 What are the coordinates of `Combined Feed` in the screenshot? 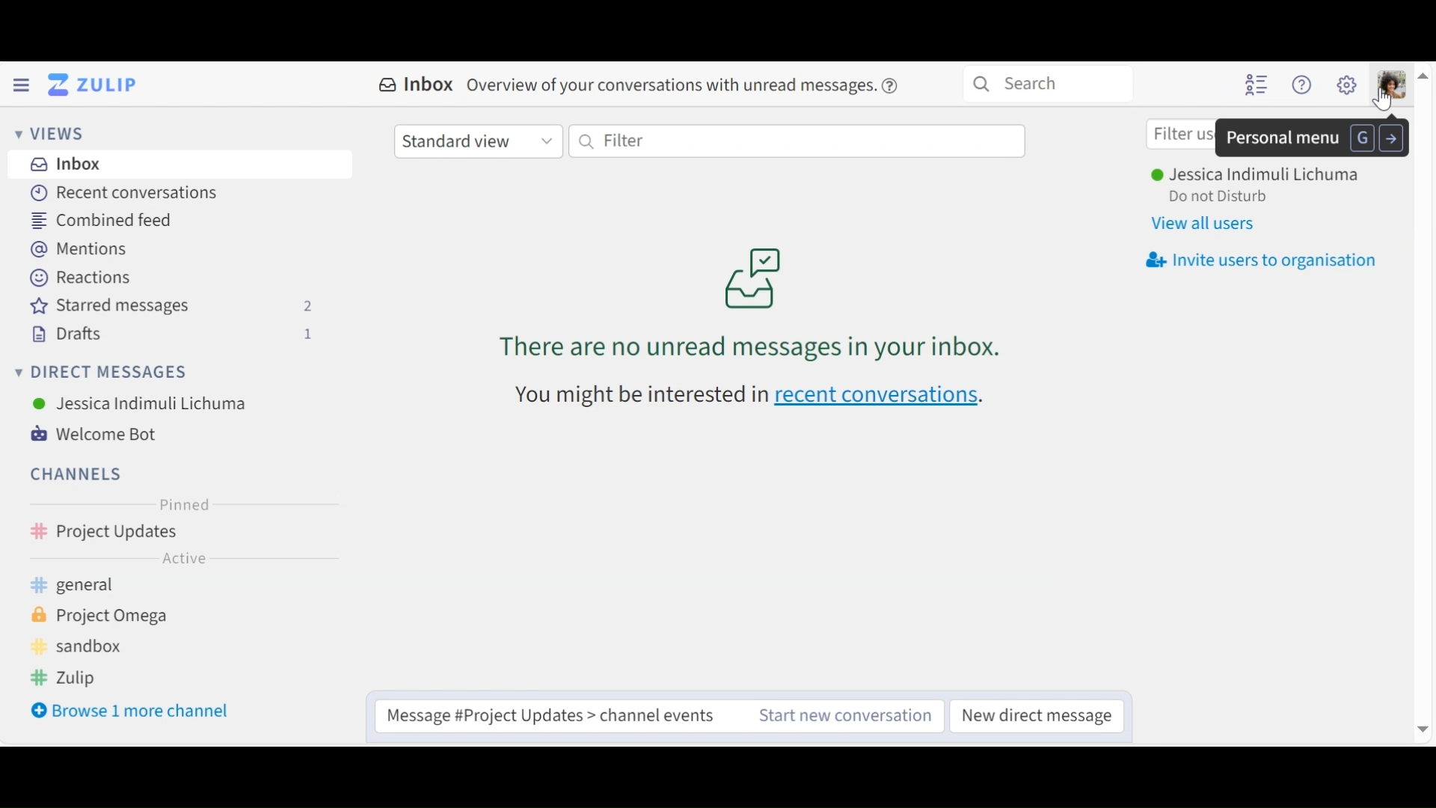 It's located at (102, 222).